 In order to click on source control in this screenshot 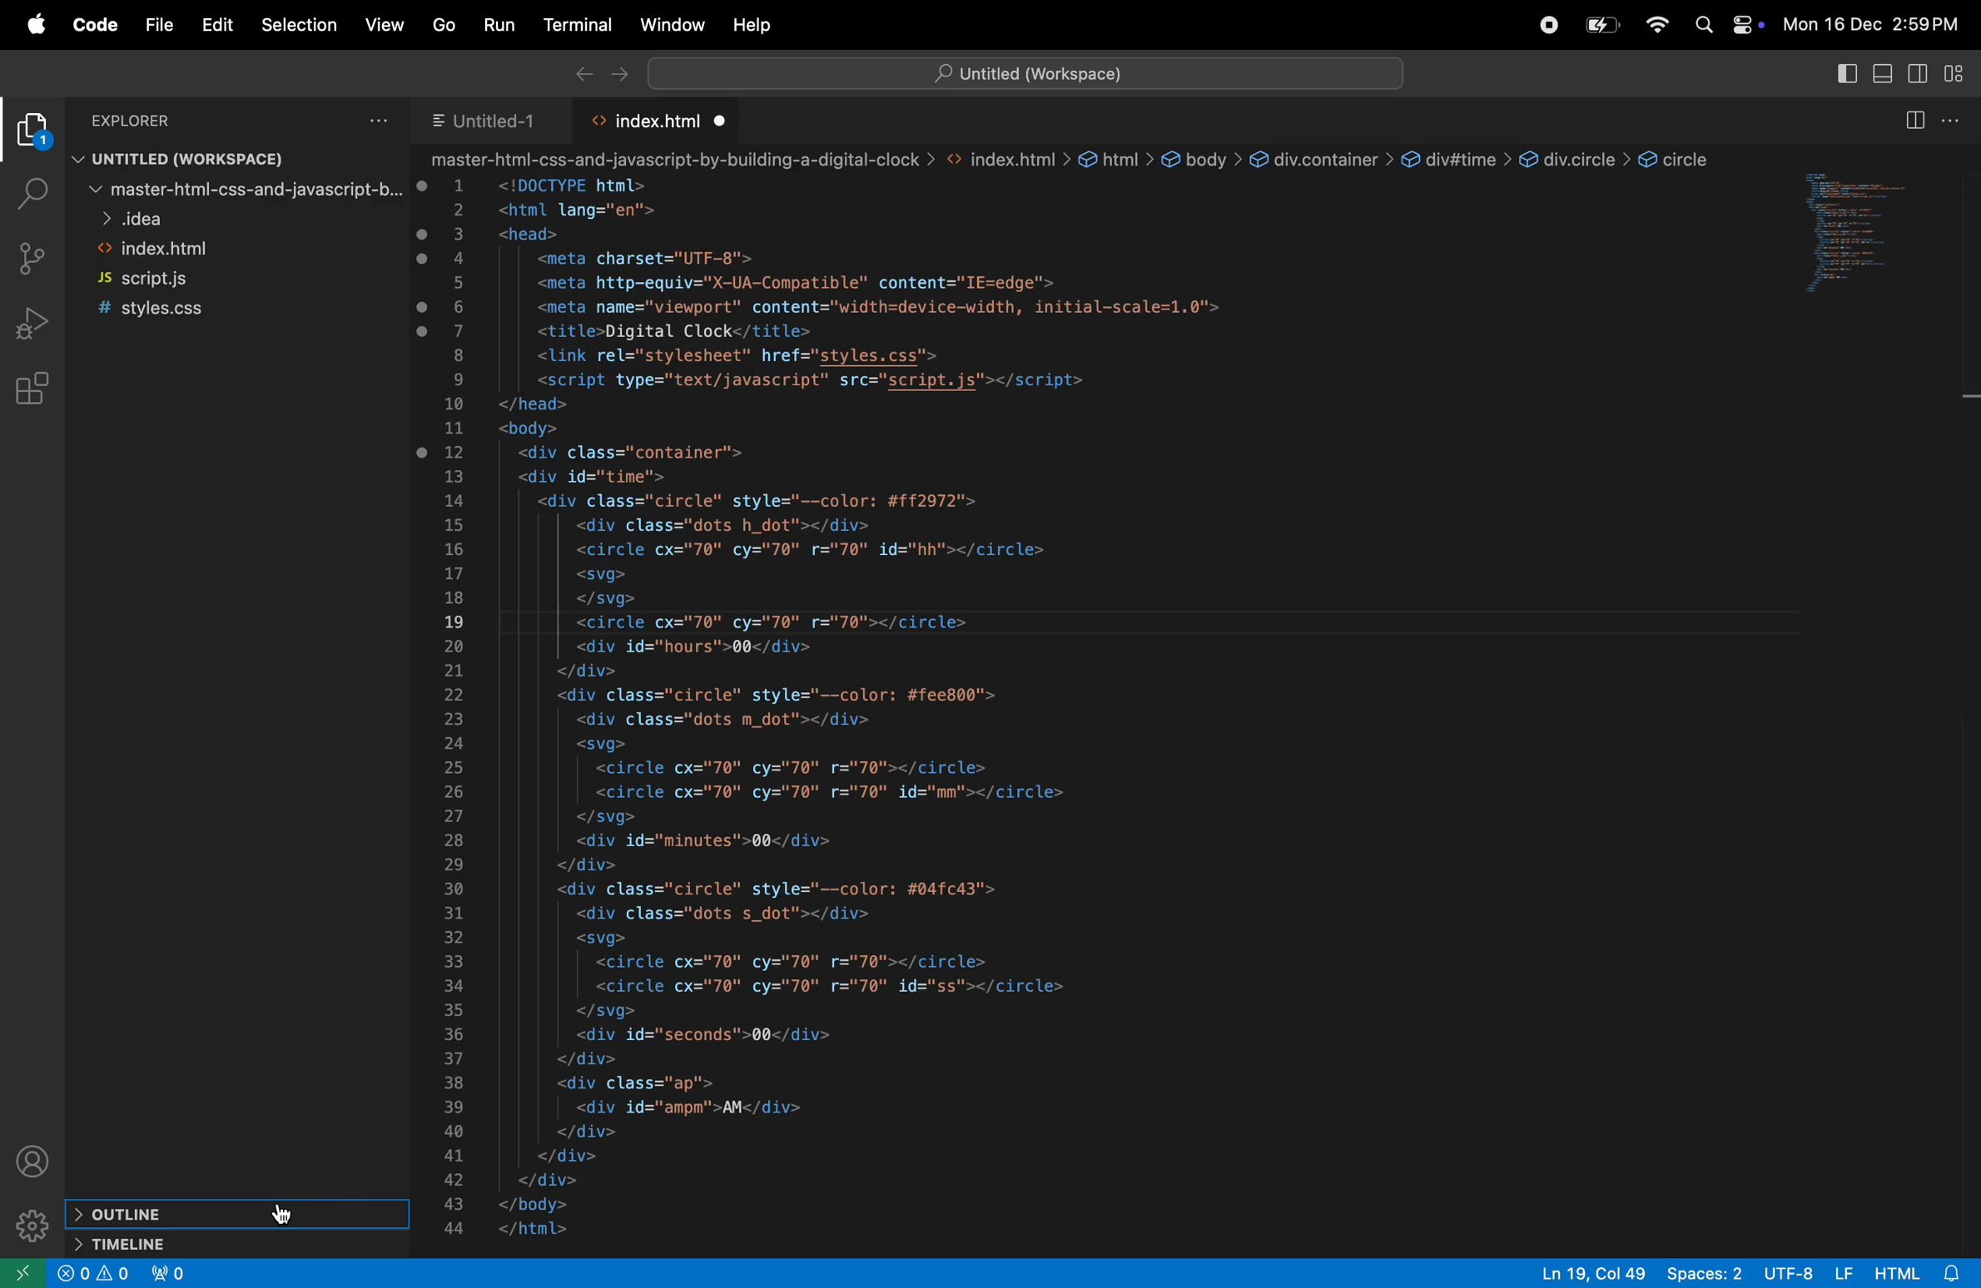, I will do `click(32, 256)`.